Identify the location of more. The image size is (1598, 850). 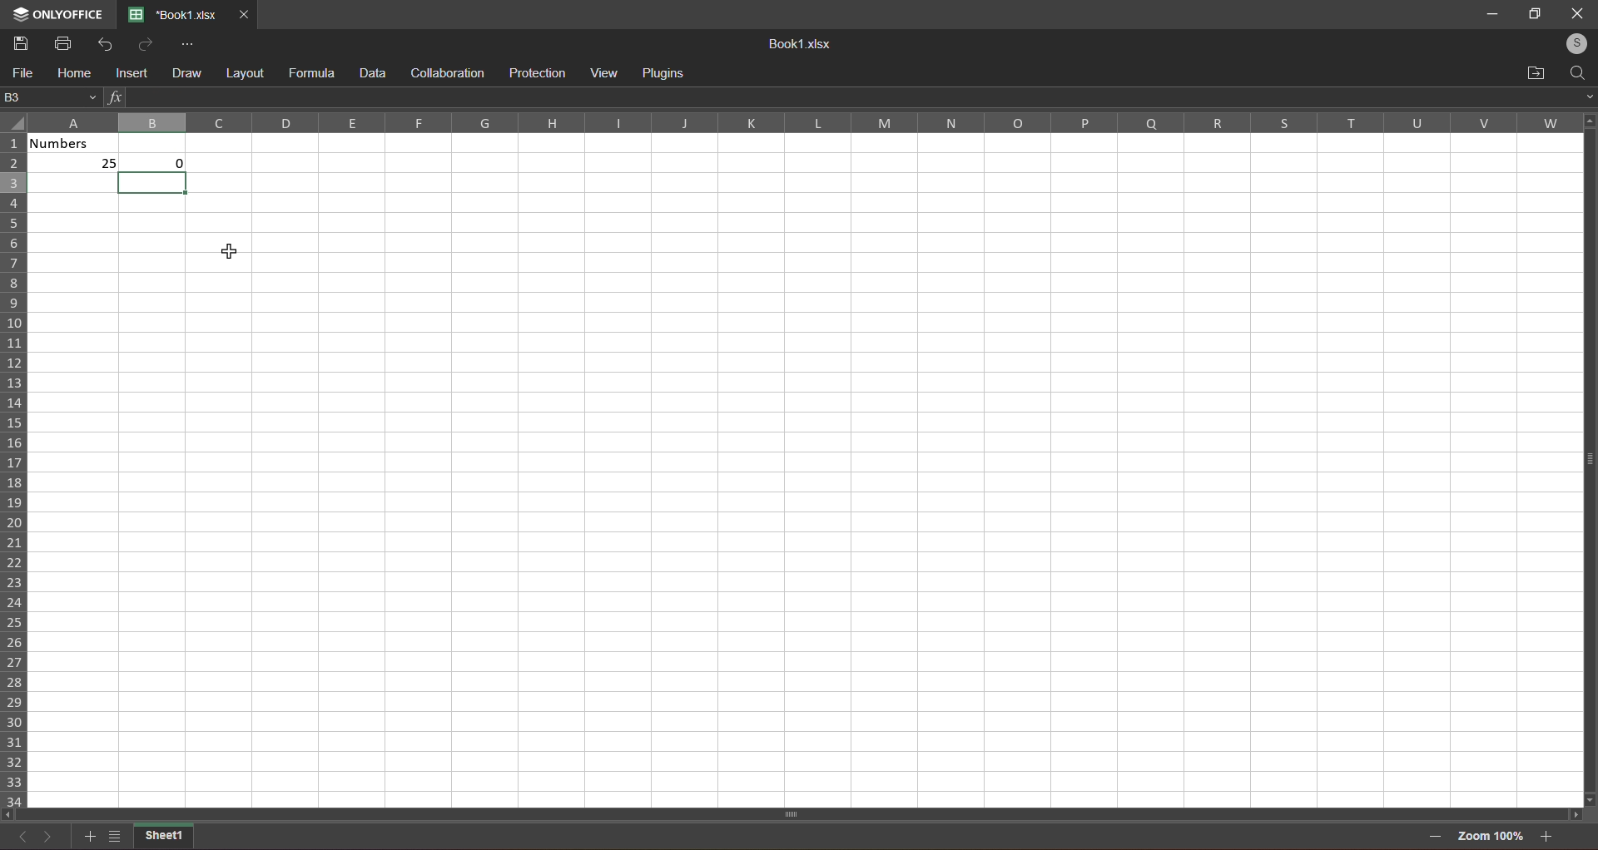
(186, 44).